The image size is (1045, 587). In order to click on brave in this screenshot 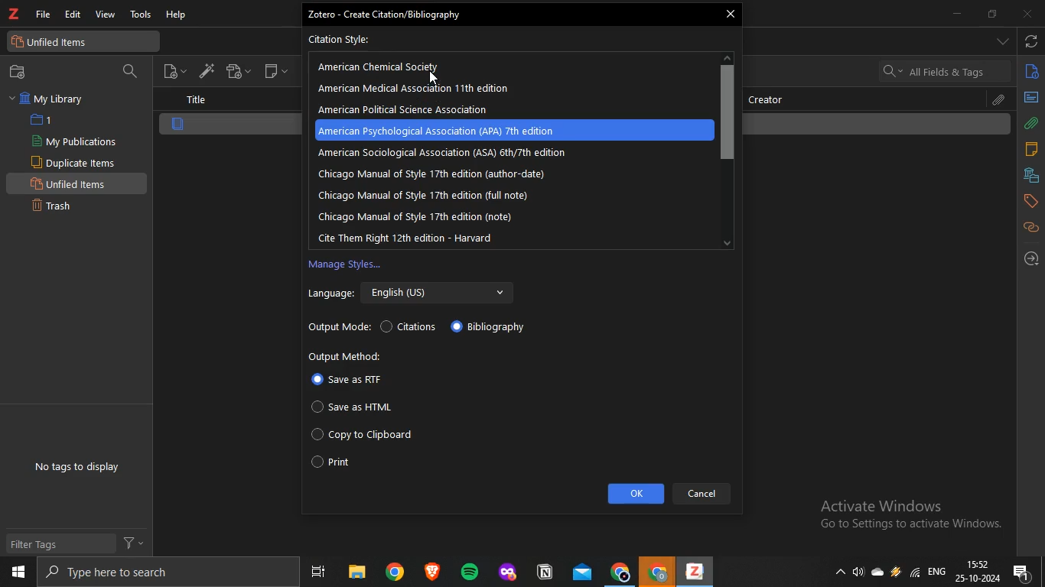, I will do `click(431, 571)`.